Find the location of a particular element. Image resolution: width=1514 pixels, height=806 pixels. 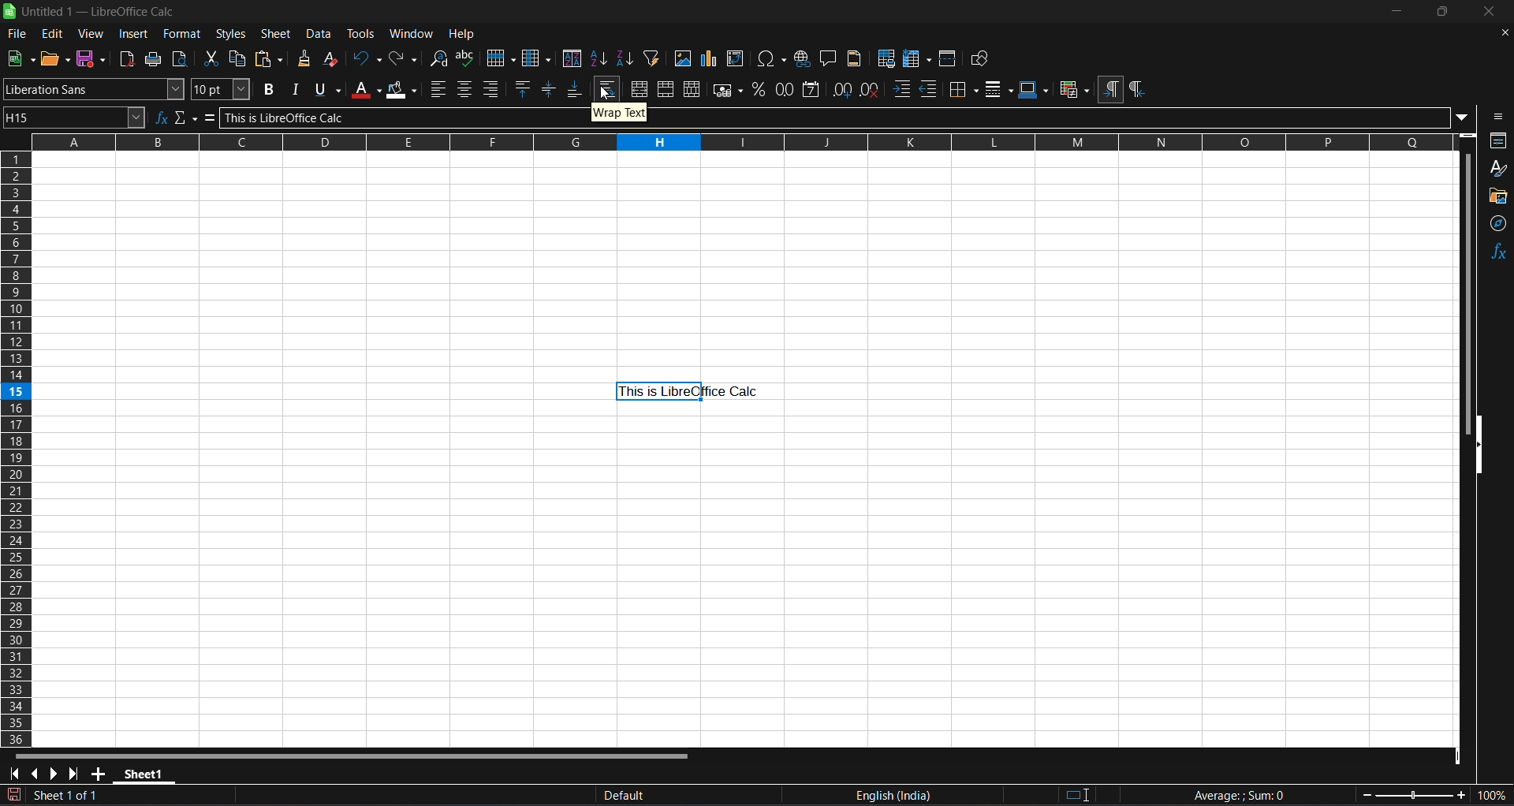

underline is located at coordinates (327, 90).